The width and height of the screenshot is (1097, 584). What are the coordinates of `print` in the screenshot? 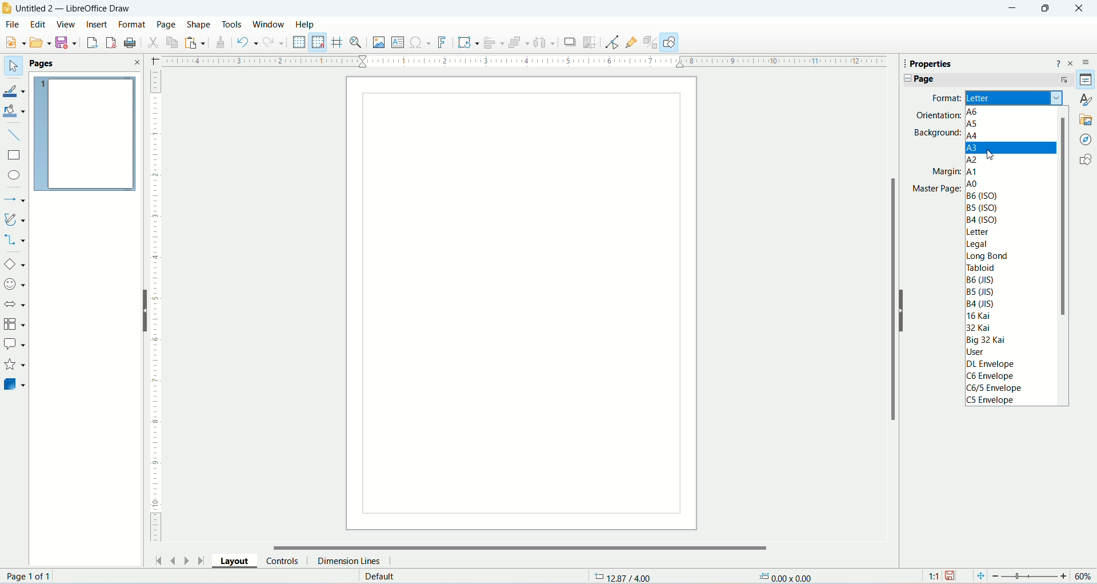 It's located at (131, 42).